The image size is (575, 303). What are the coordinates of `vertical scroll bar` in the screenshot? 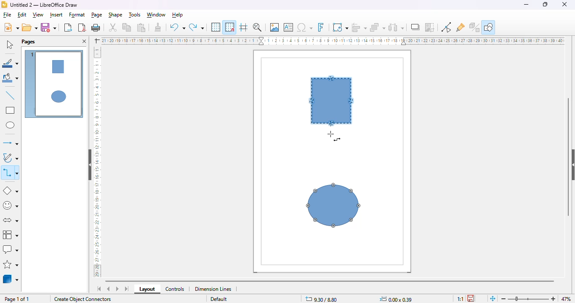 It's located at (568, 157).